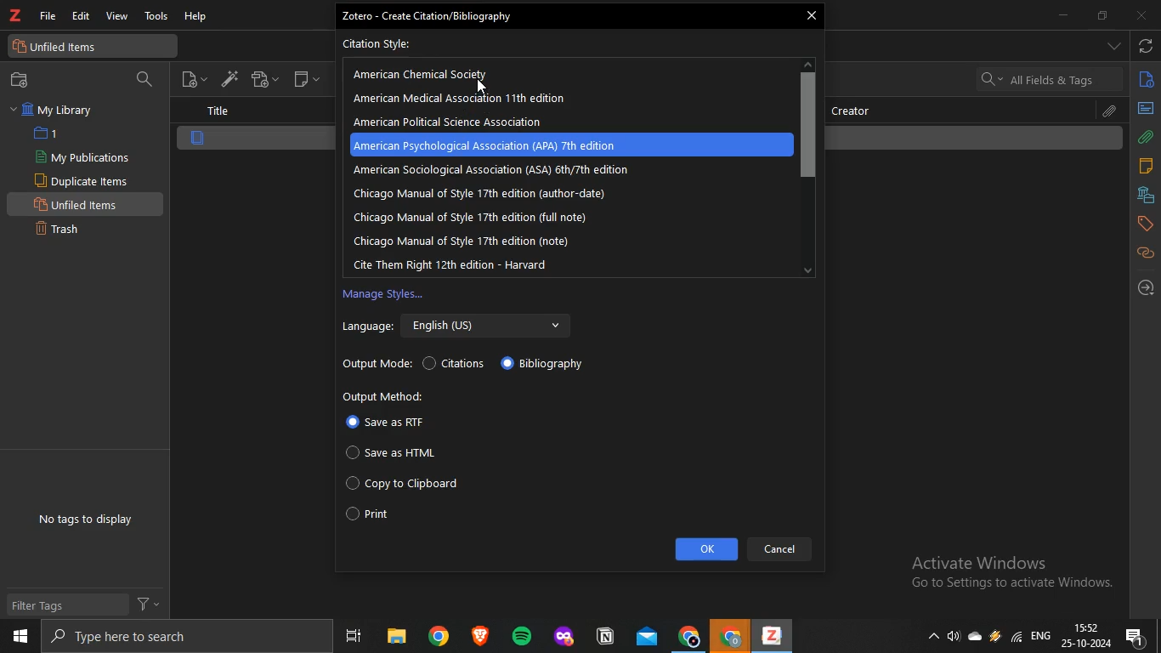 The width and height of the screenshot is (1161, 653). I want to click on abstract, so click(1145, 108).